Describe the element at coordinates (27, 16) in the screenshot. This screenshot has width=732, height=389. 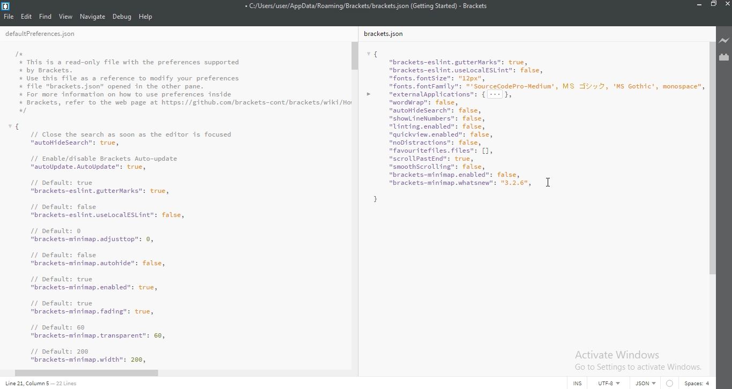
I see `Edit` at that location.